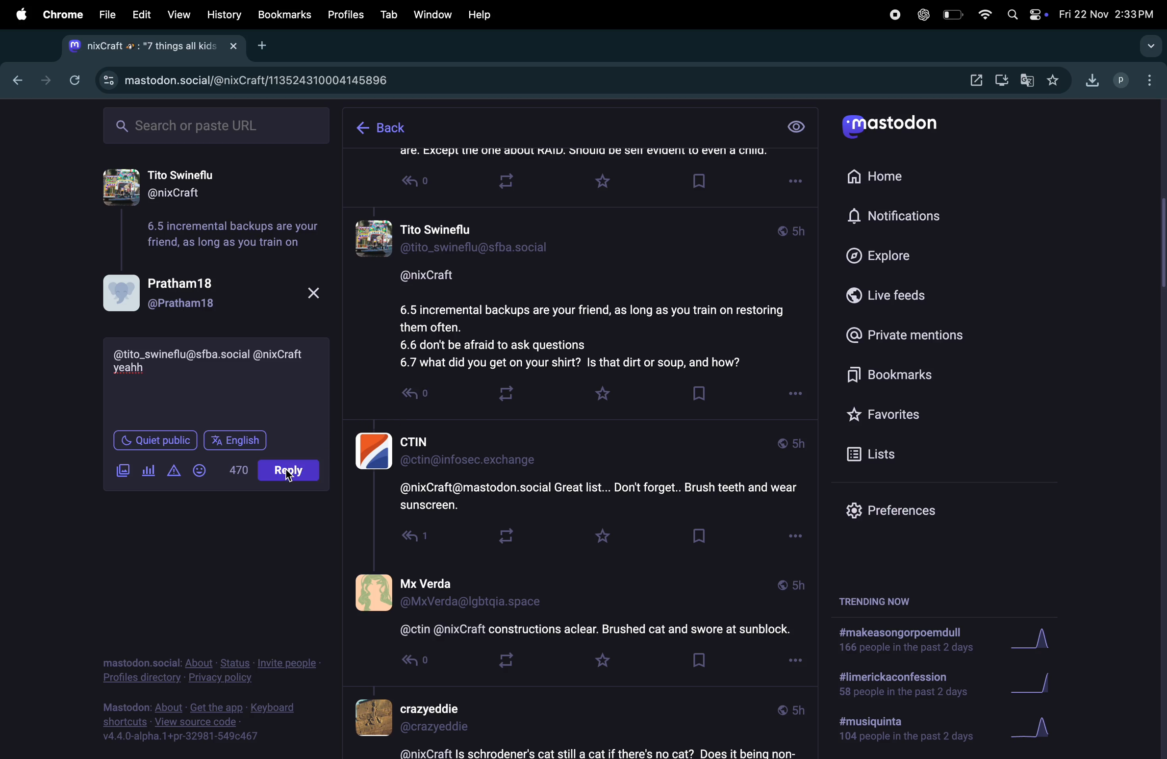  I want to click on view, so click(178, 15).